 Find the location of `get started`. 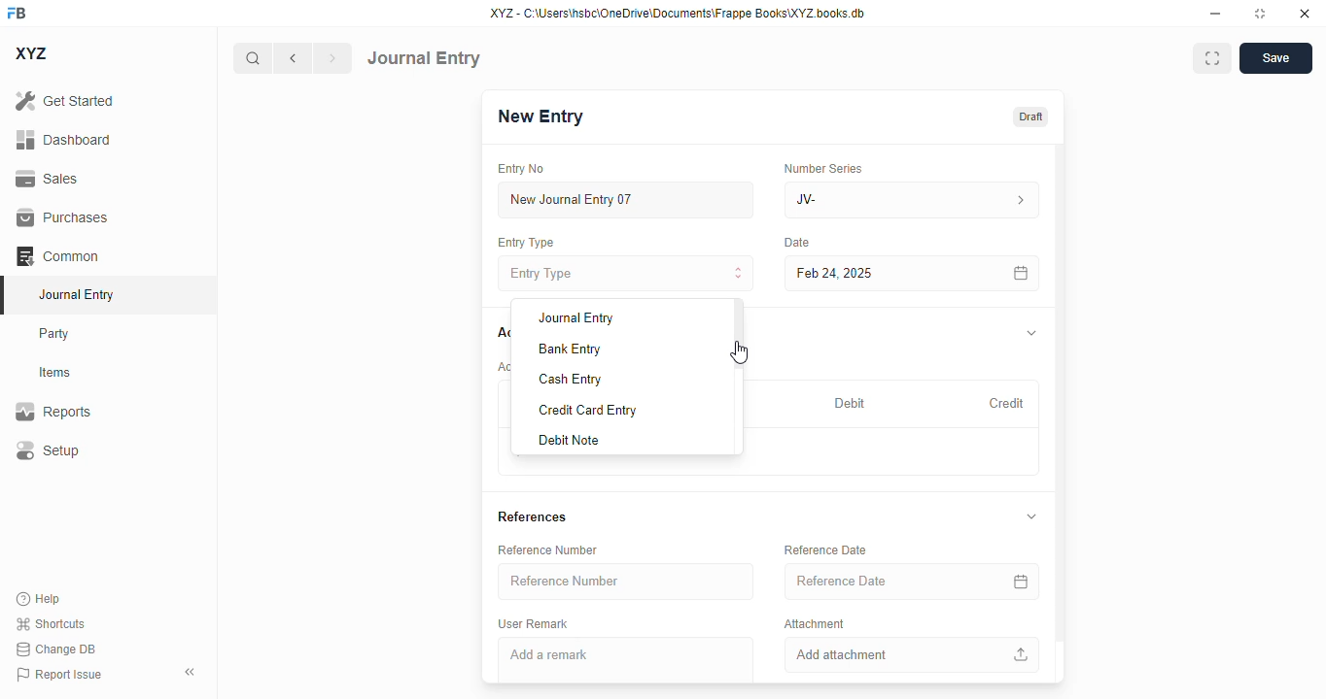

get started is located at coordinates (65, 101).